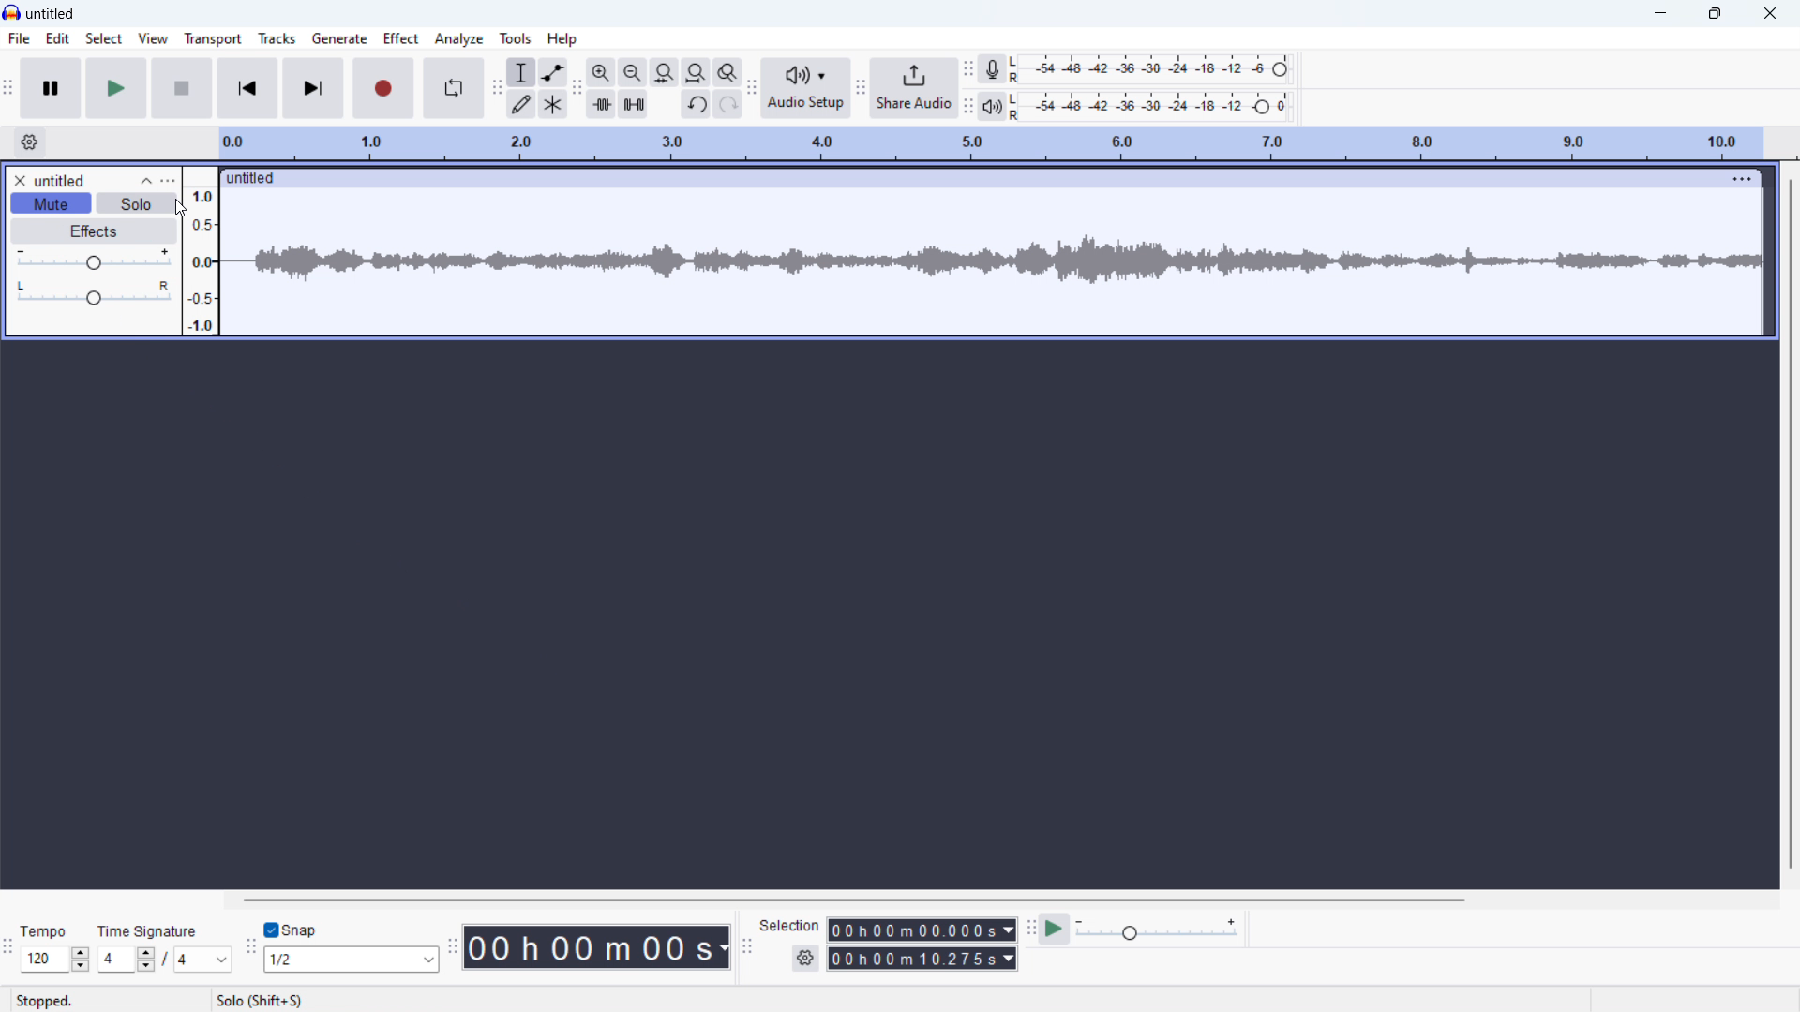 The width and height of the screenshot is (1800, 1012). What do you see at coordinates (1714, 14) in the screenshot?
I see `maximize` at bounding box center [1714, 14].